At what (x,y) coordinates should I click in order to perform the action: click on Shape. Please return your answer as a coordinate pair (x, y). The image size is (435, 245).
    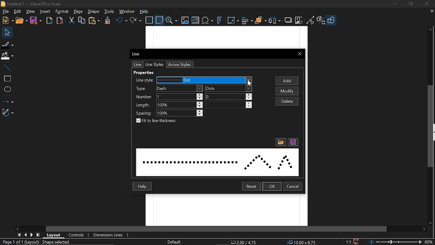
    Looking at the image, I should click on (93, 12).